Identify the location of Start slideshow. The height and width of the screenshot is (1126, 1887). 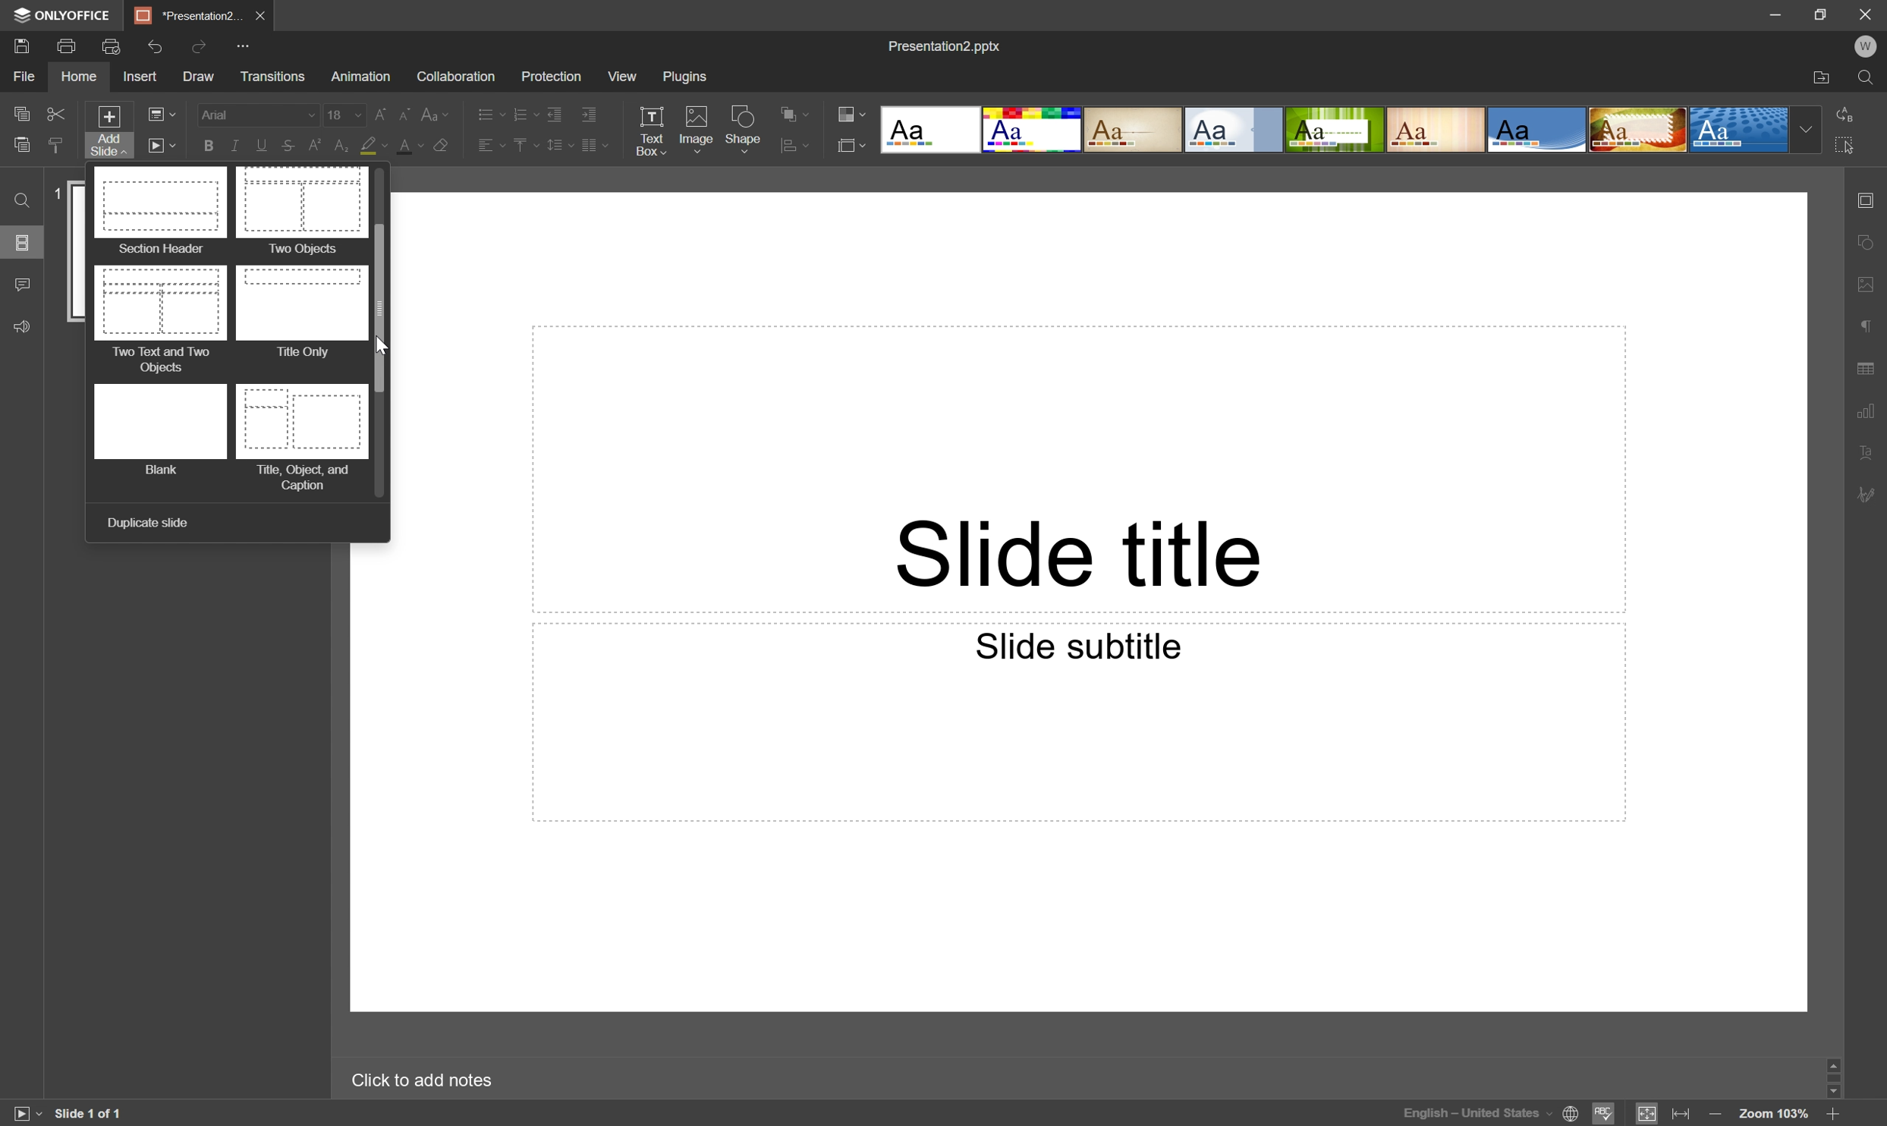
(161, 145).